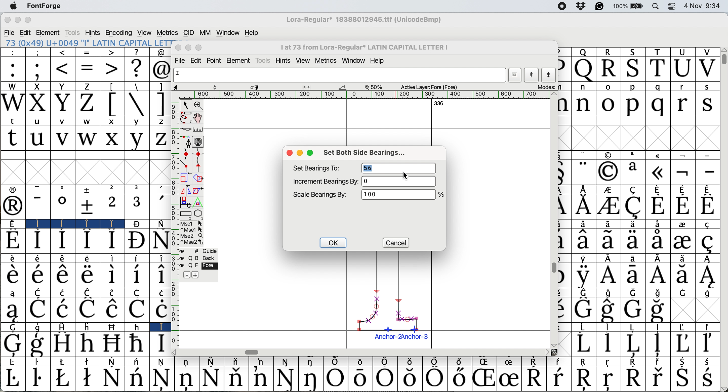 The width and height of the screenshot is (728, 392). What do you see at coordinates (64, 361) in the screenshot?
I see `Symbol` at bounding box center [64, 361].